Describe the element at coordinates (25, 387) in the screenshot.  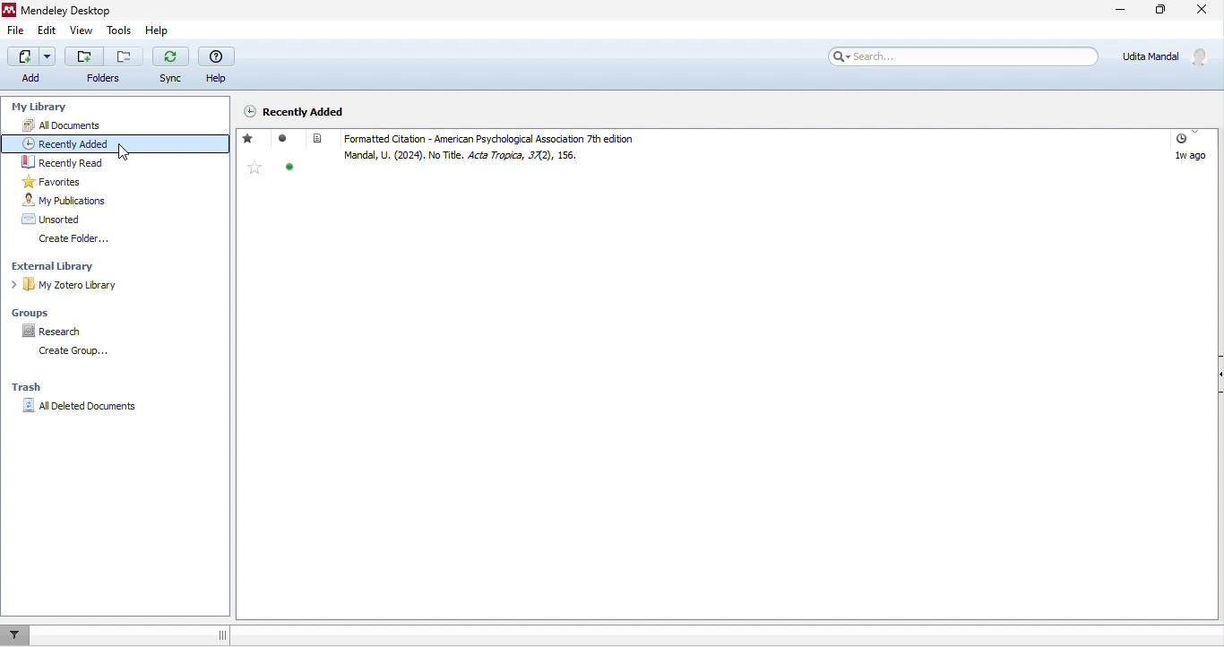
I see `Trash` at that location.